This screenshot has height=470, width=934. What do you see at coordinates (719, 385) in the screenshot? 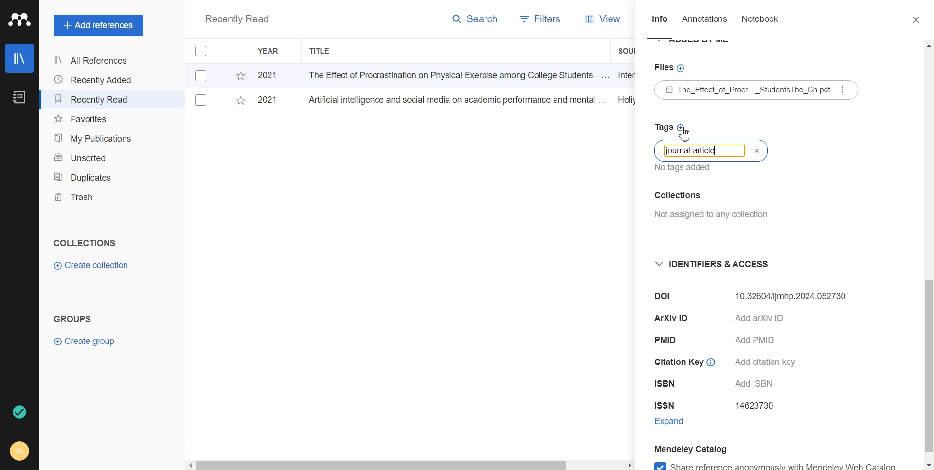
I see `ISBN Add ISBN` at bounding box center [719, 385].